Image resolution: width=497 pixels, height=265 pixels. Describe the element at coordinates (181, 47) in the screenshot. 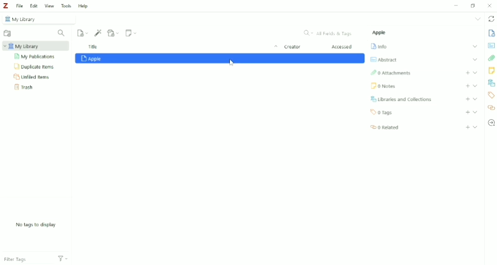

I see `Title` at that location.